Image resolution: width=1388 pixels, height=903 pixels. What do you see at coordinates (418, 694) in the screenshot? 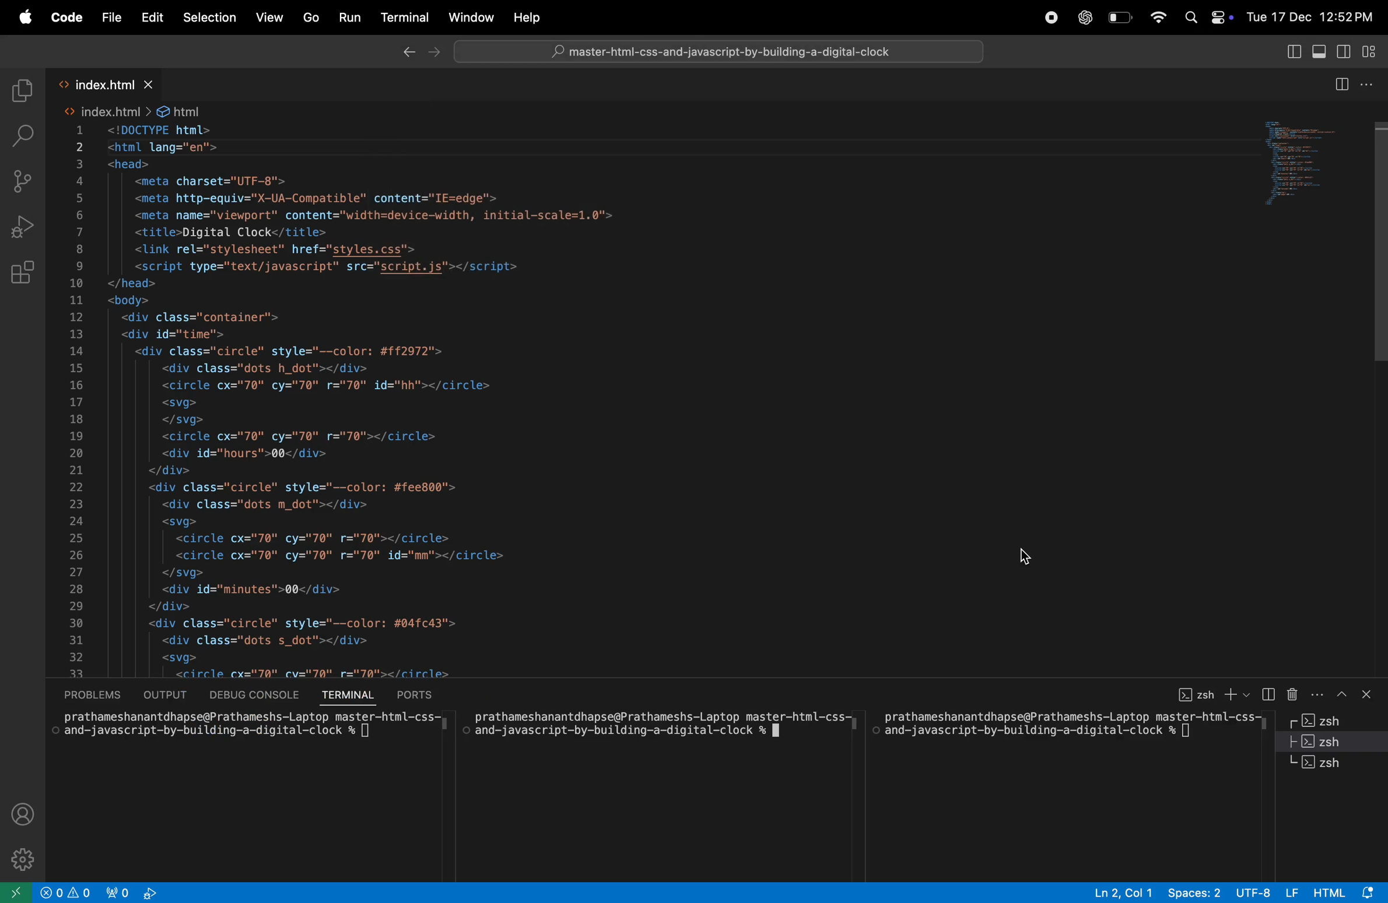
I see `ports` at bounding box center [418, 694].